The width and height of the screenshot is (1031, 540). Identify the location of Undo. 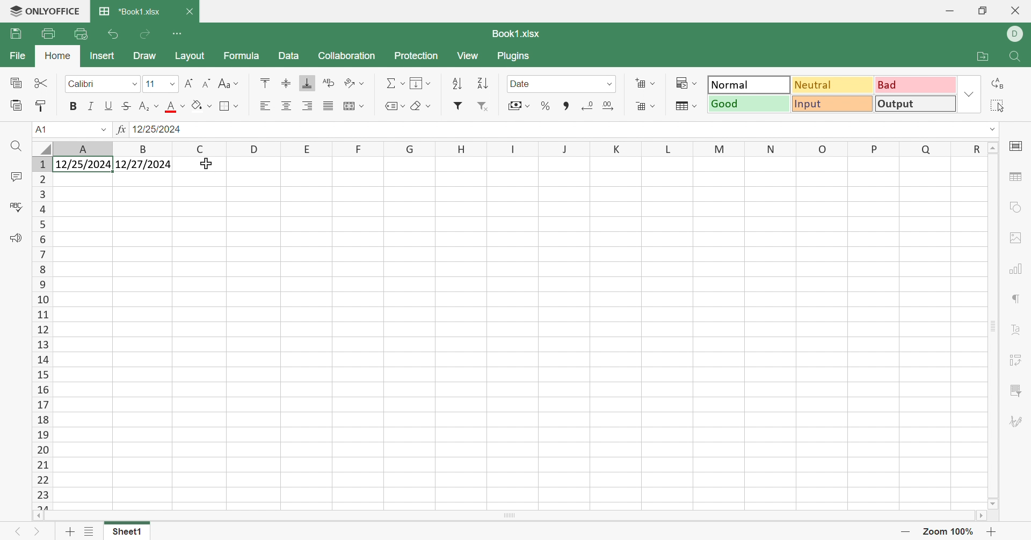
(111, 35).